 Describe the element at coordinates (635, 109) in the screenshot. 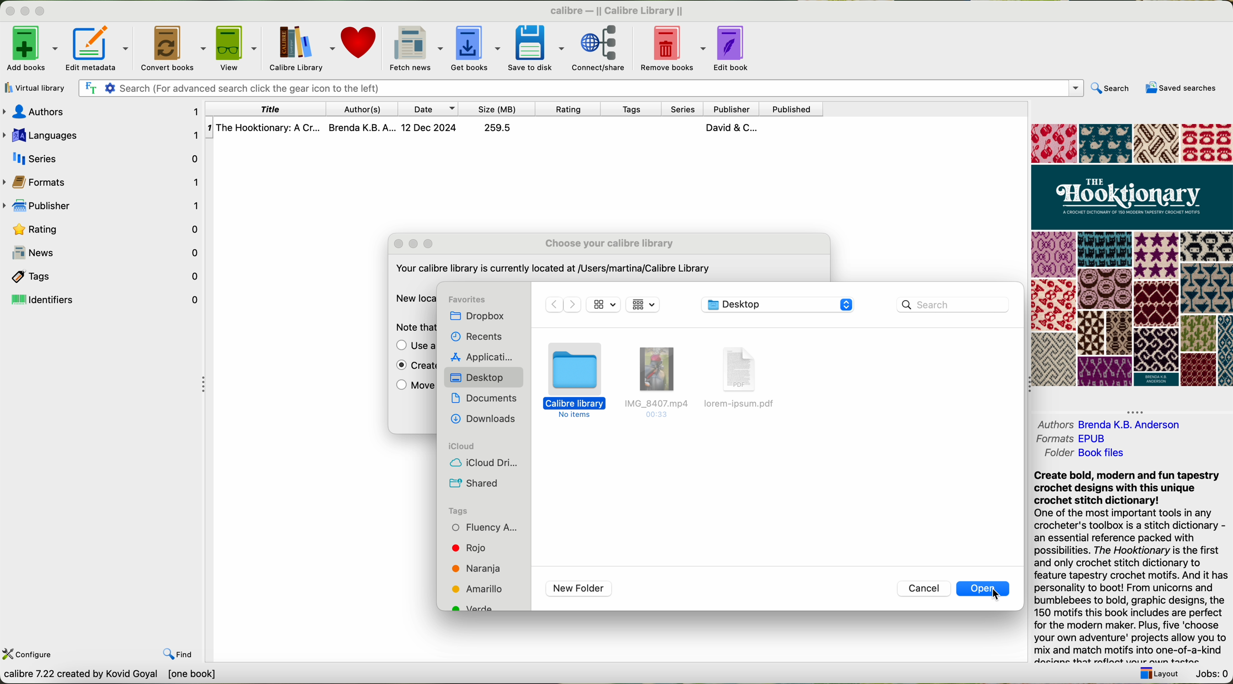

I see `tags` at that location.